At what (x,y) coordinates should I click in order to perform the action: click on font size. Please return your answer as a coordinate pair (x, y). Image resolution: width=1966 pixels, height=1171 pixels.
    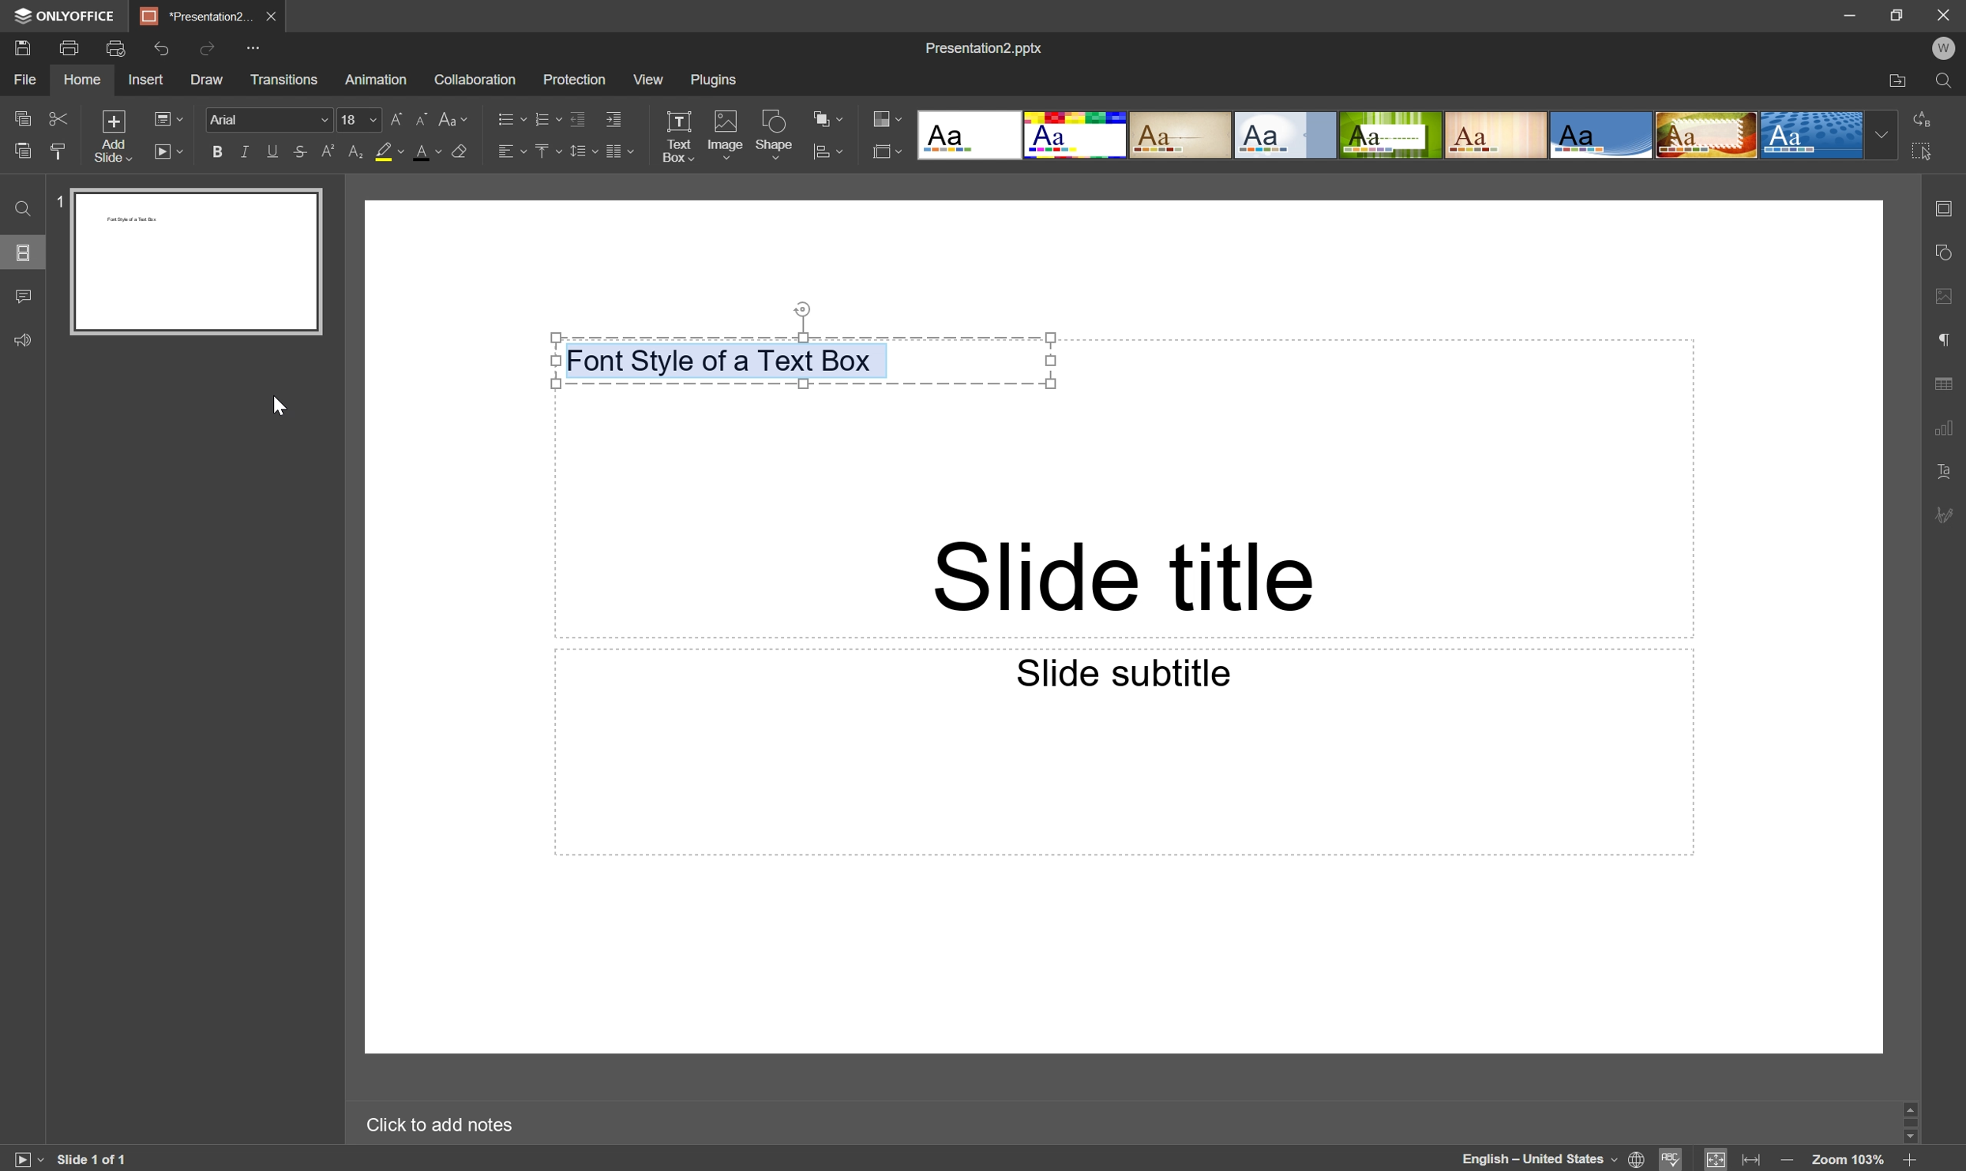
    Looking at the image, I should click on (360, 119).